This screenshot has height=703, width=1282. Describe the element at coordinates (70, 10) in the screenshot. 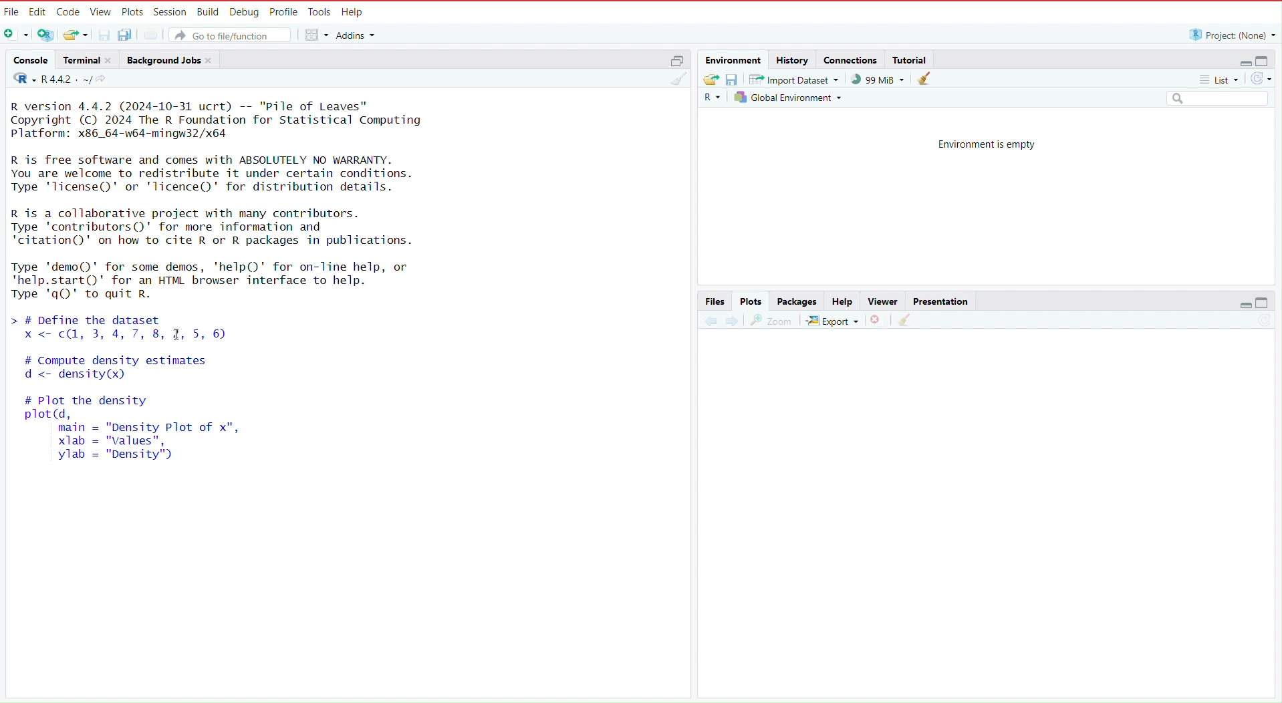

I see `code` at that location.